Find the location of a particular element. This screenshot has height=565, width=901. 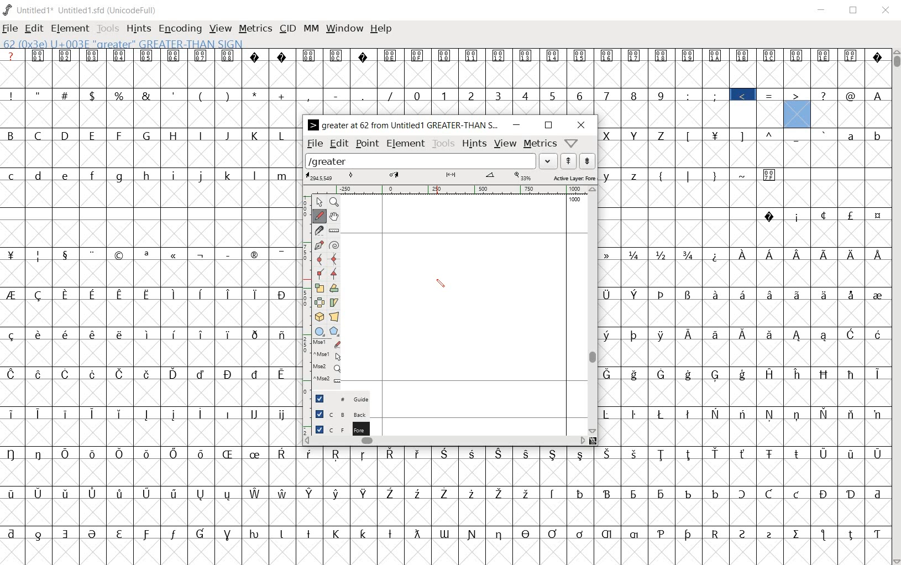

element is located at coordinates (407, 144).